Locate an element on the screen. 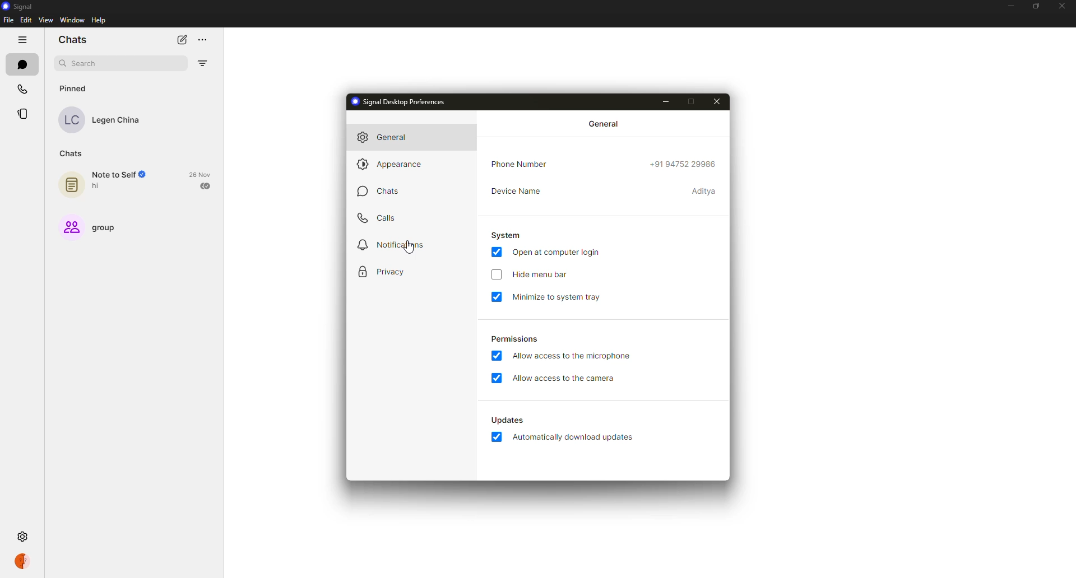 This screenshot has height=578, width=1076. notifications is located at coordinates (391, 246).